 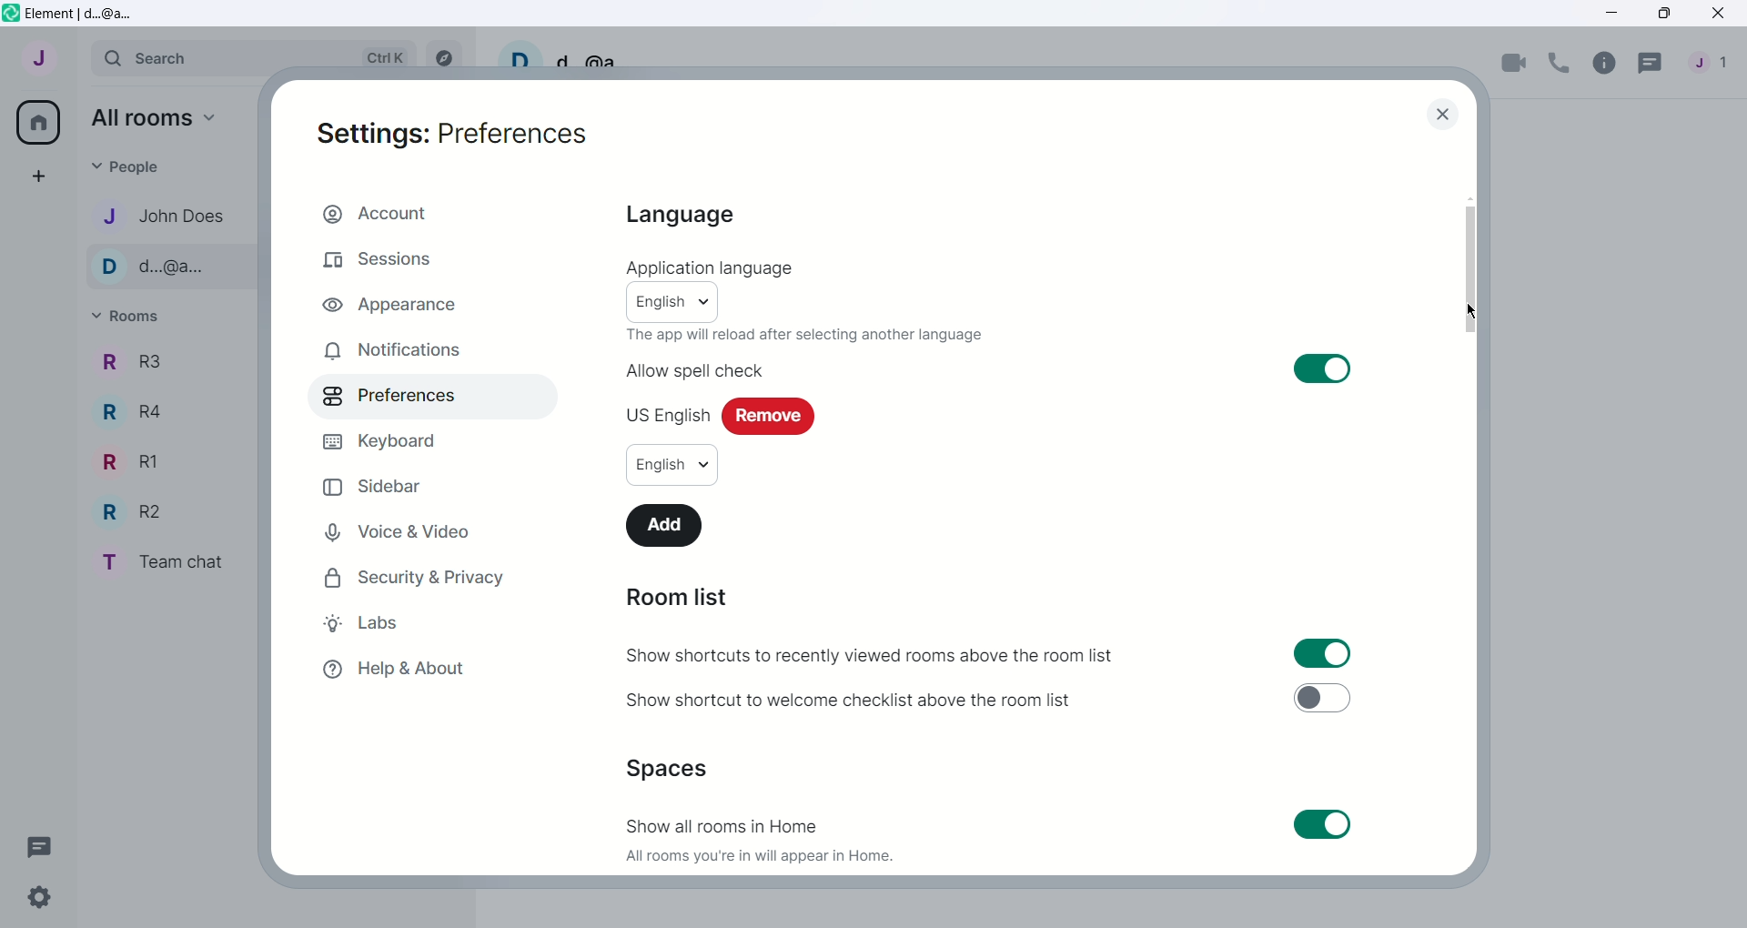 I want to click on US English, so click(x=669, y=416).